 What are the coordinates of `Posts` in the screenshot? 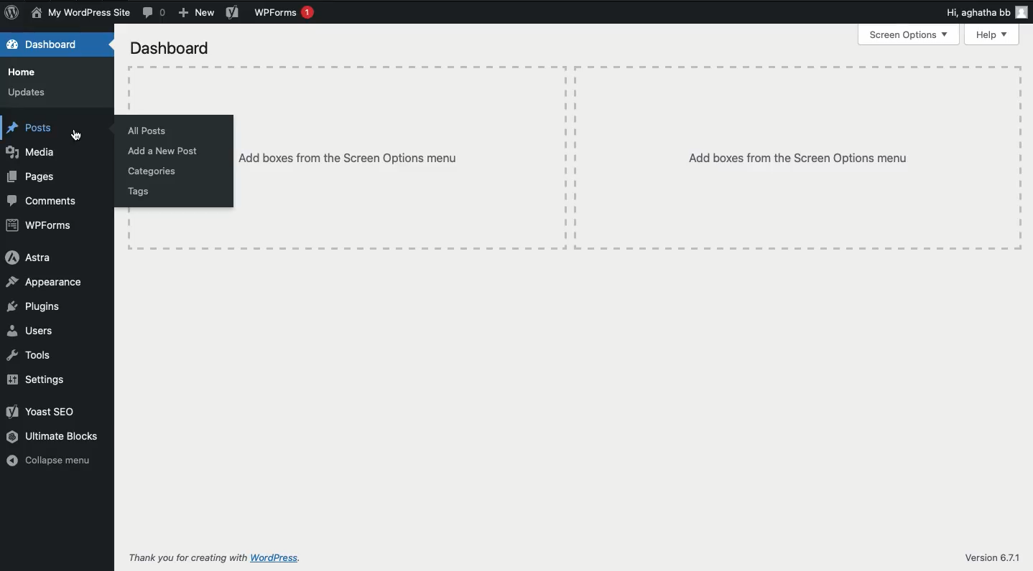 It's located at (32, 128).